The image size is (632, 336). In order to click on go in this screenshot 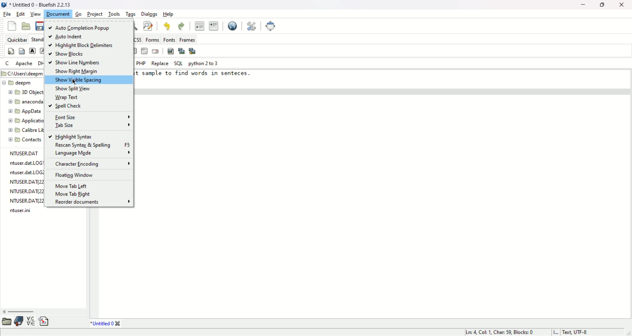, I will do `click(80, 14)`.